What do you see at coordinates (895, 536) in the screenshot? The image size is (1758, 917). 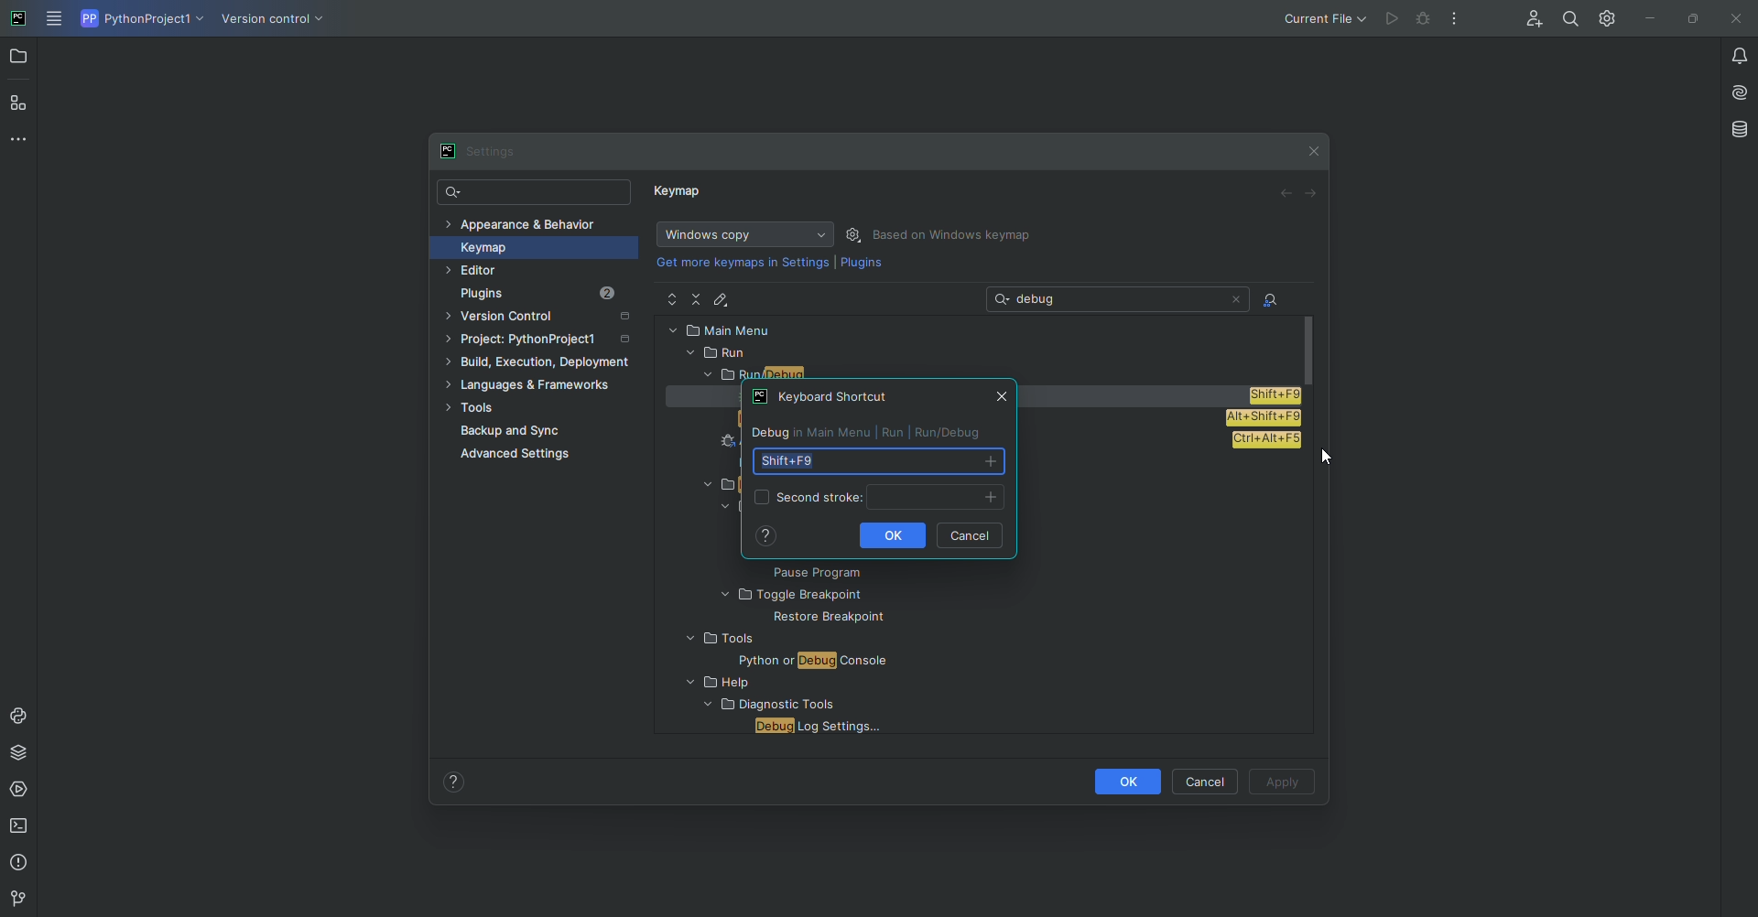 I see `Ok` at bounding box center [895, 536].